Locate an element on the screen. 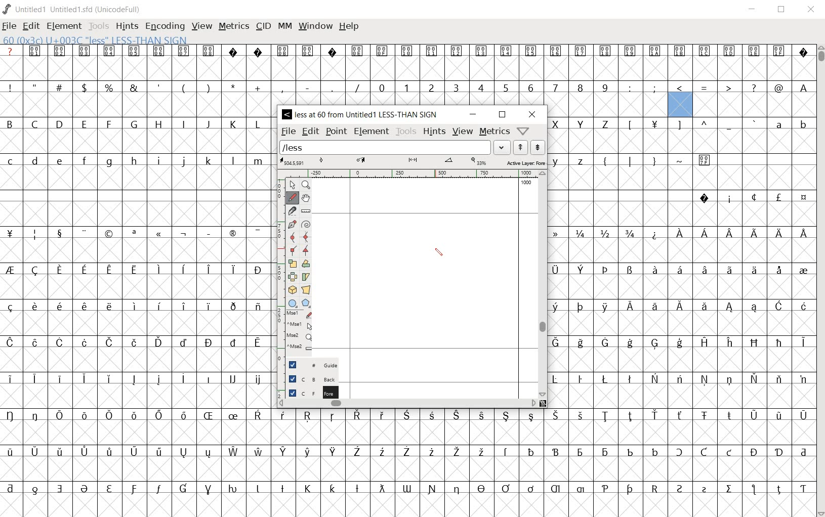 The image size is (825, 517). point is located at coordinates (336, 132).